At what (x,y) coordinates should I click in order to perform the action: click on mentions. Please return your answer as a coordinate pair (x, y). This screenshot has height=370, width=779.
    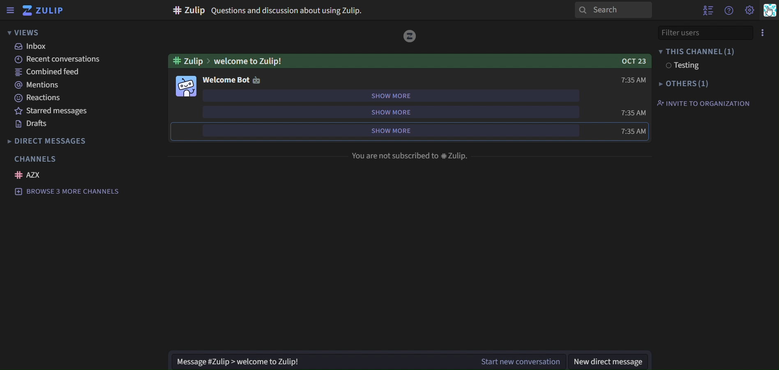
    Looking at the image, I should click on (39, 85).